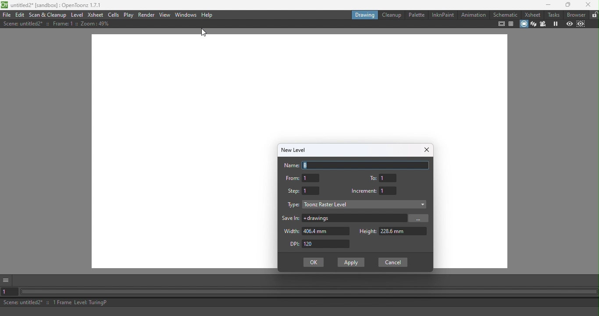 The image size is (599, 316). What do you see at coordinates (588, 4) in the screenshot?
I see `Close` at bounding box center [588, 4].